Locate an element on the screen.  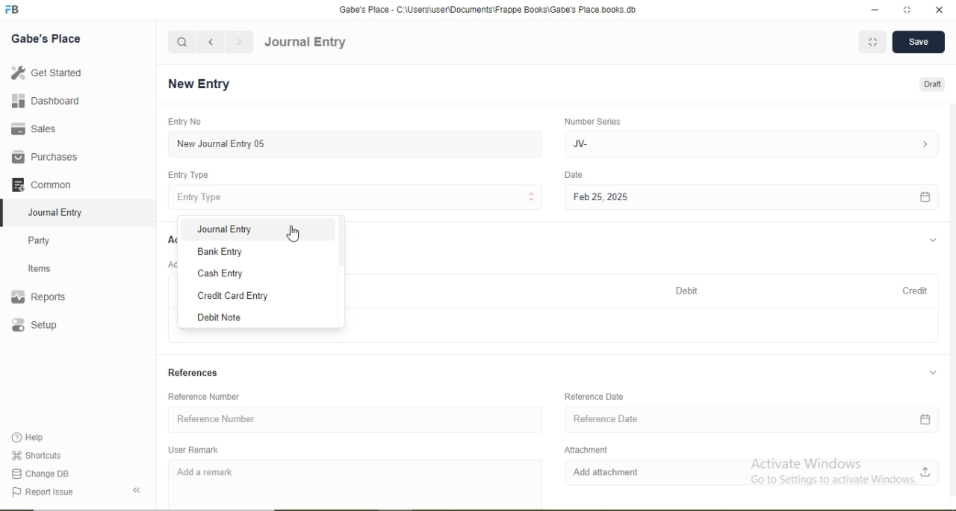
navigate backward is located at coordinates (210, 42).